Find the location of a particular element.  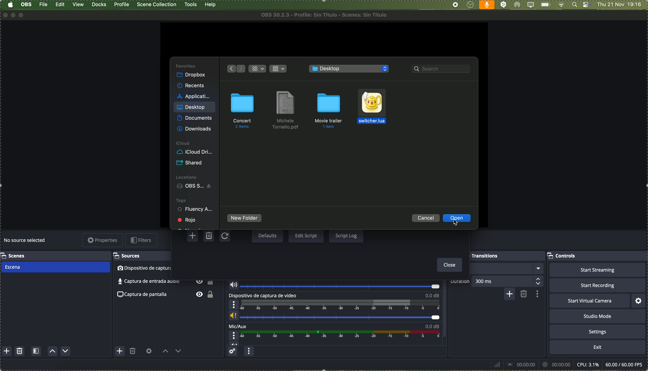

scene transitions is located at coordinates (485, 255).